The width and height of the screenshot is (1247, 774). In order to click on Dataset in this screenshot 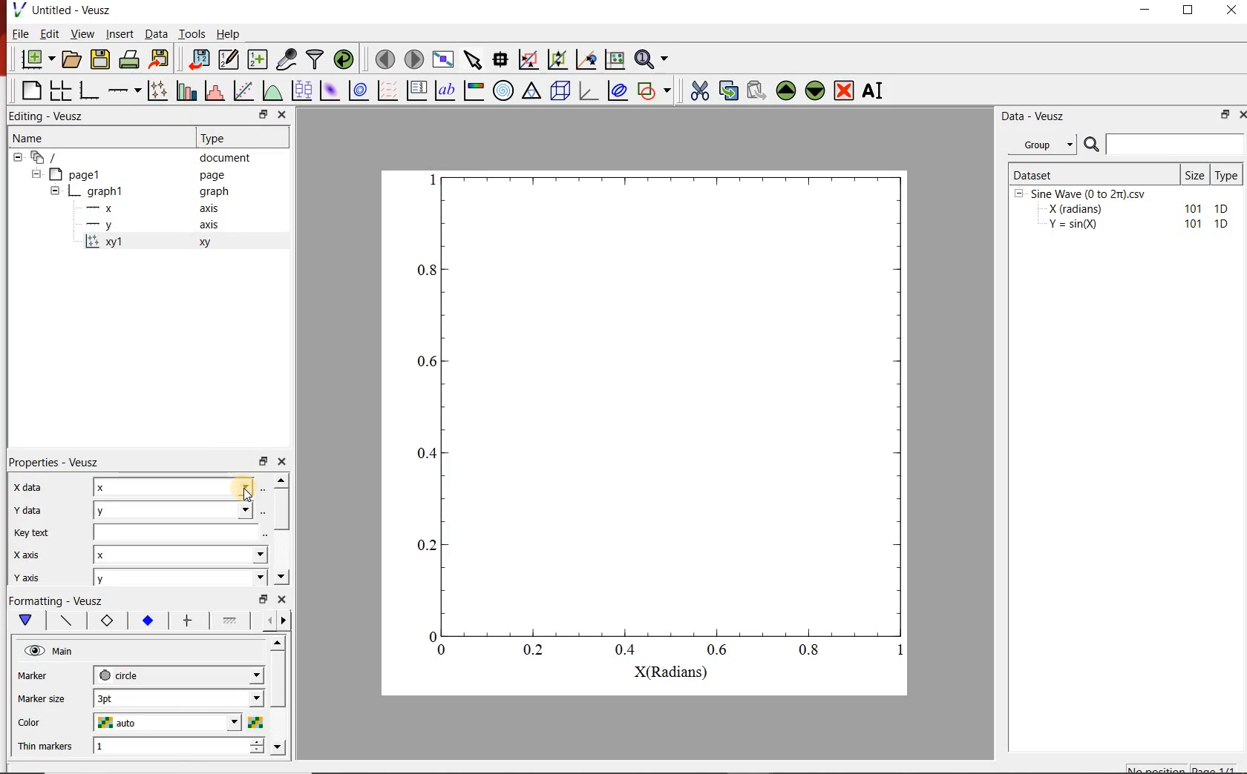, I will do `click(1093, 173)`.